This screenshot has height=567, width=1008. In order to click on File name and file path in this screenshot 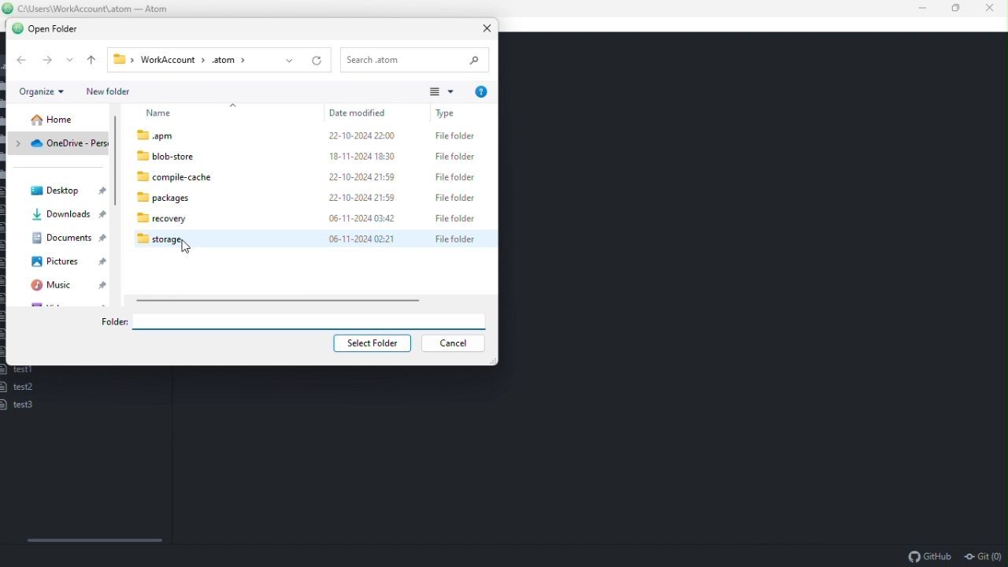, I will do `click(88, 7)`.